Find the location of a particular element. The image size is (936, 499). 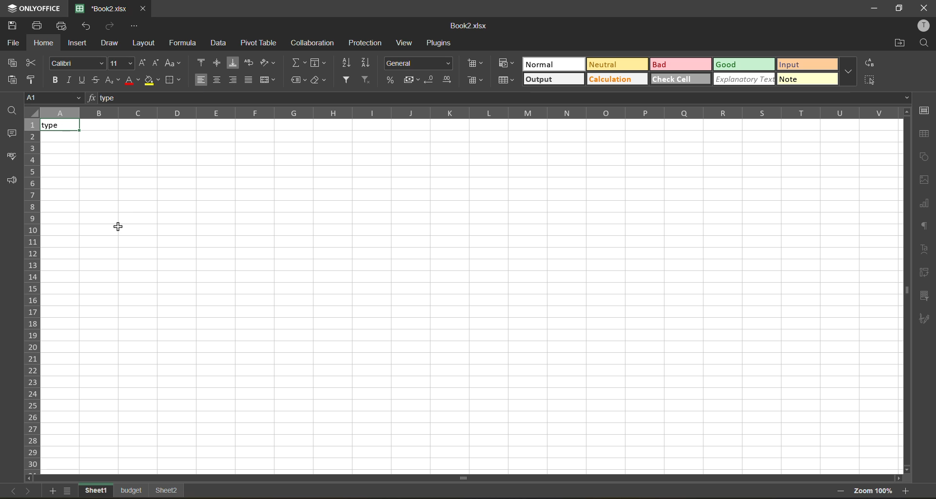

signature is located at coordinates (927, 321).